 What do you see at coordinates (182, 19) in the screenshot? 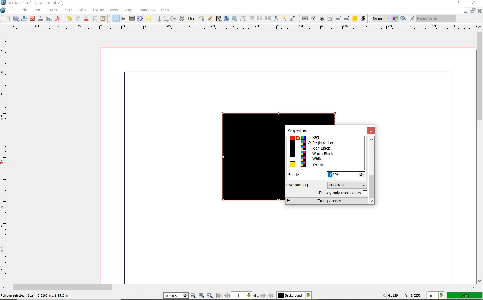
I see `spiral` at bounding box center [182, 19].